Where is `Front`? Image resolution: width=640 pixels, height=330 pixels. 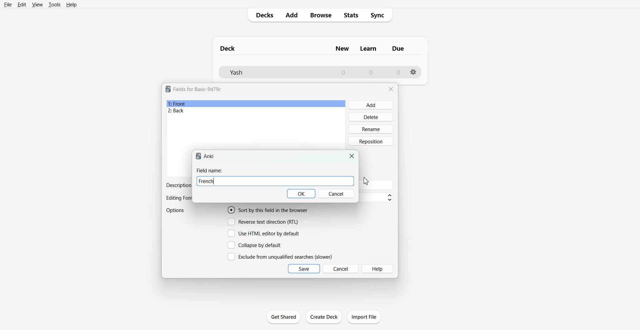
Front is located at coordinates (256, 104).